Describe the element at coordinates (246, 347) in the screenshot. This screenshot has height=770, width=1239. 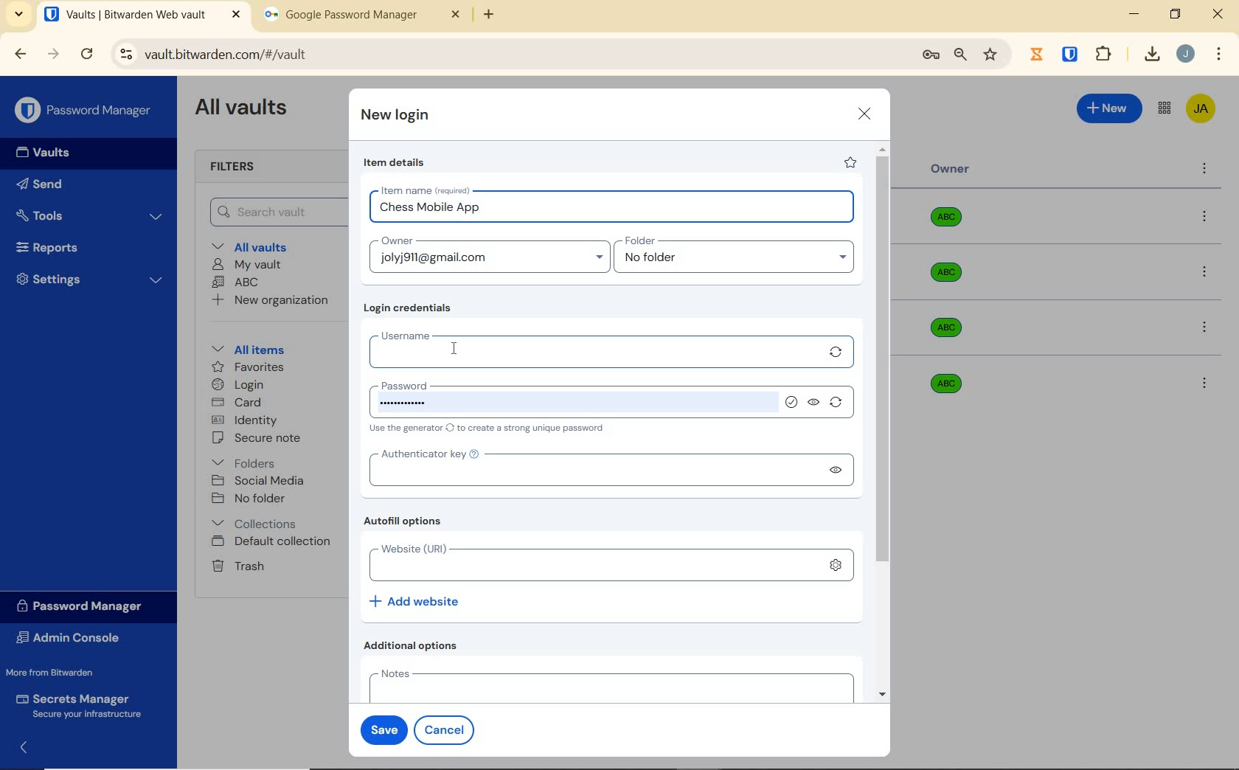
I see `All items` at that location.